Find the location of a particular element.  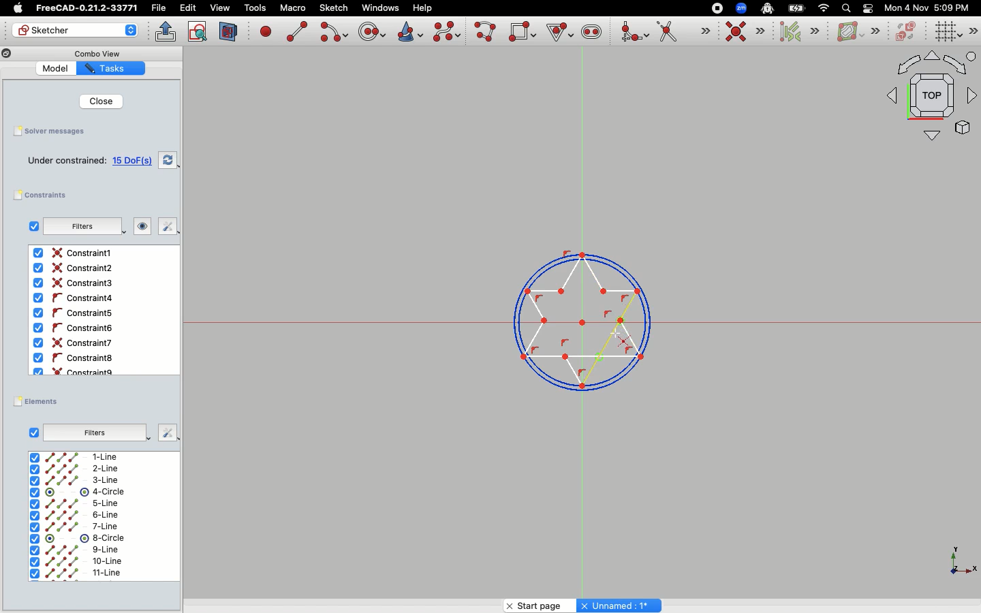

Constaint6 is located at coordinates (76, 328).